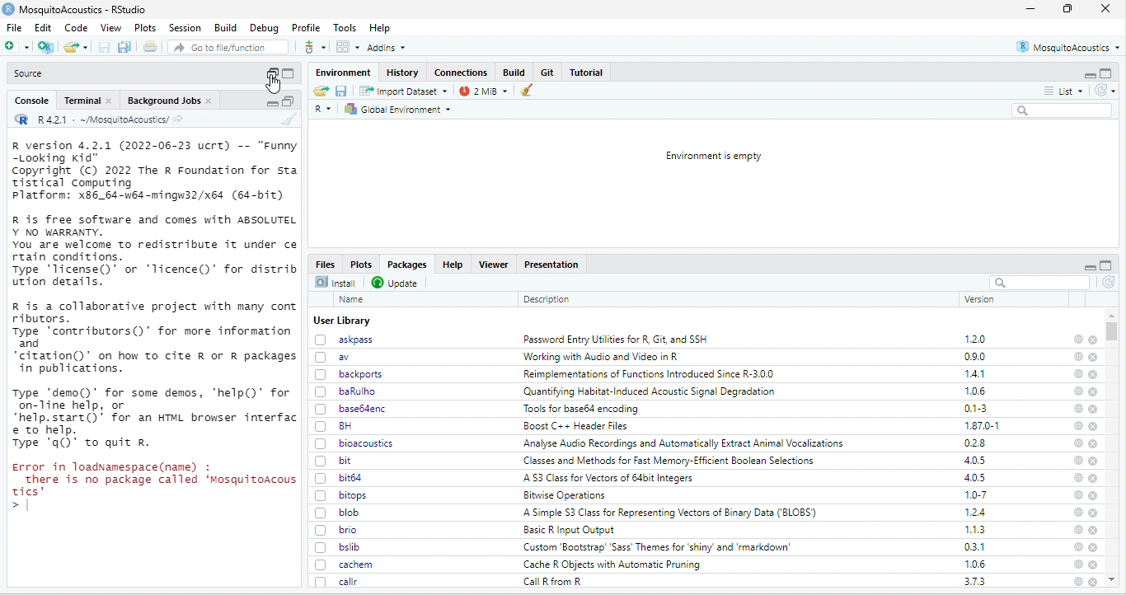 This screenshot has height=595, width=1126. What do you see at coordinates (976, 340) in the screenshot?
I see `1.2.0` at bounding box center [976, 340].